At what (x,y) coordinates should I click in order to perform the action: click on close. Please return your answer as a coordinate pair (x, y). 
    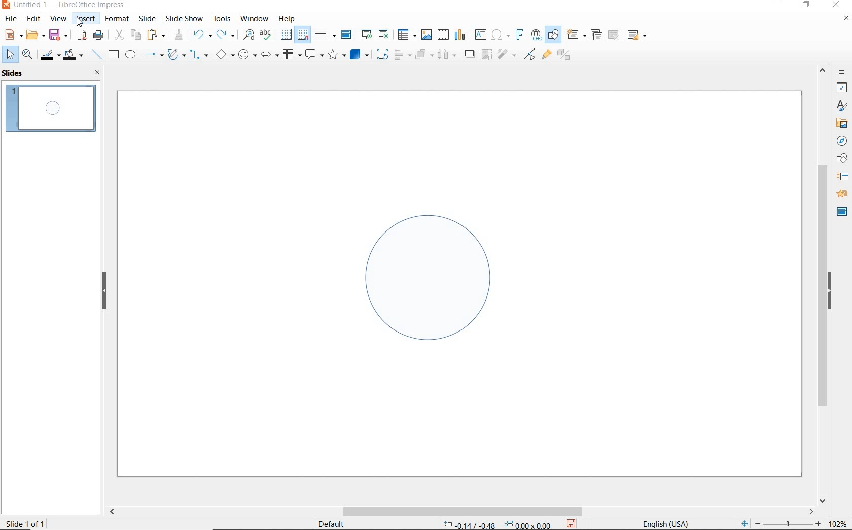
    Looking at the image, I should click on (836, 5).